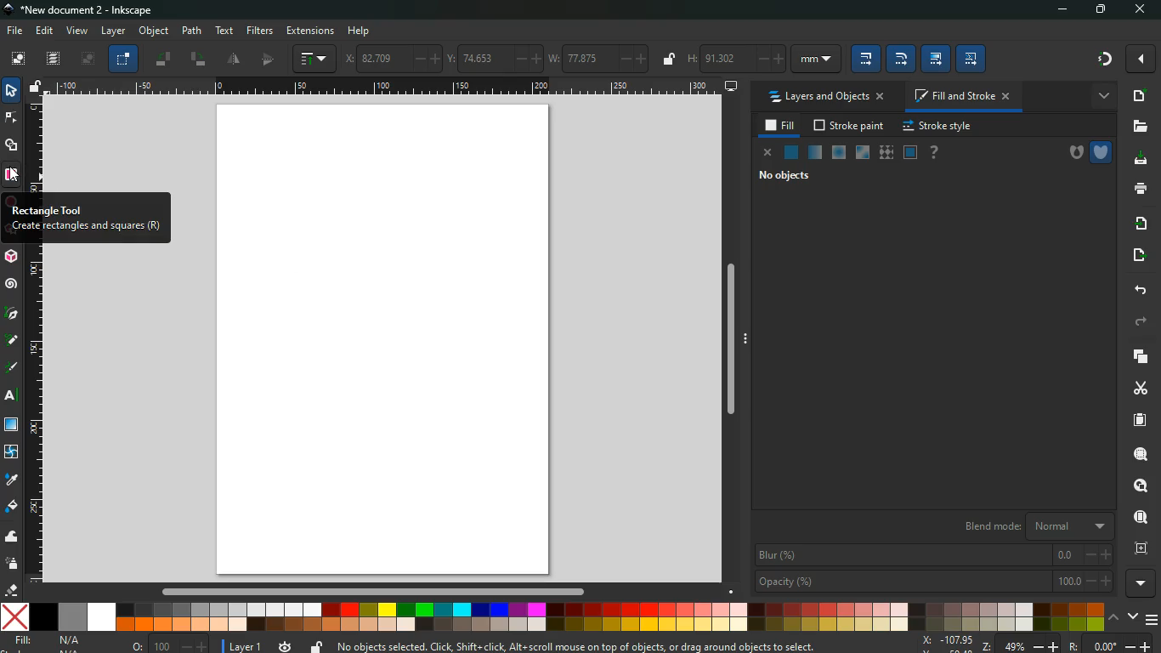  I want to click on w, so click(597, 59).